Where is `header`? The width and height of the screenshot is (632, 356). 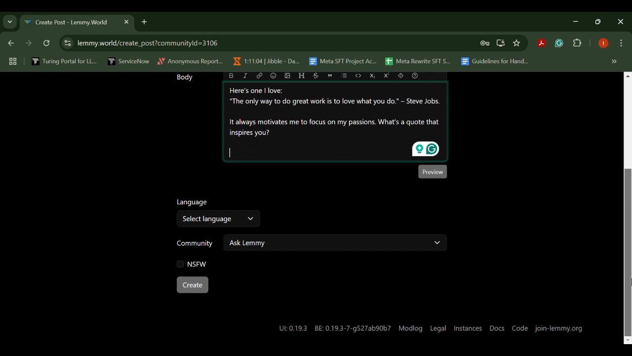 header is located at coordinates (301, 76).